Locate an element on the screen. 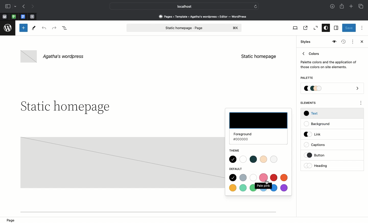  Theme colors is located at coordinates (255, 159).